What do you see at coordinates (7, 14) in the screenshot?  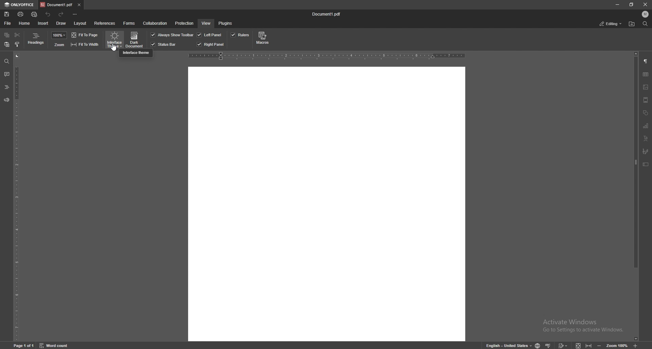 I see `save` at bounding box center [7, 14].